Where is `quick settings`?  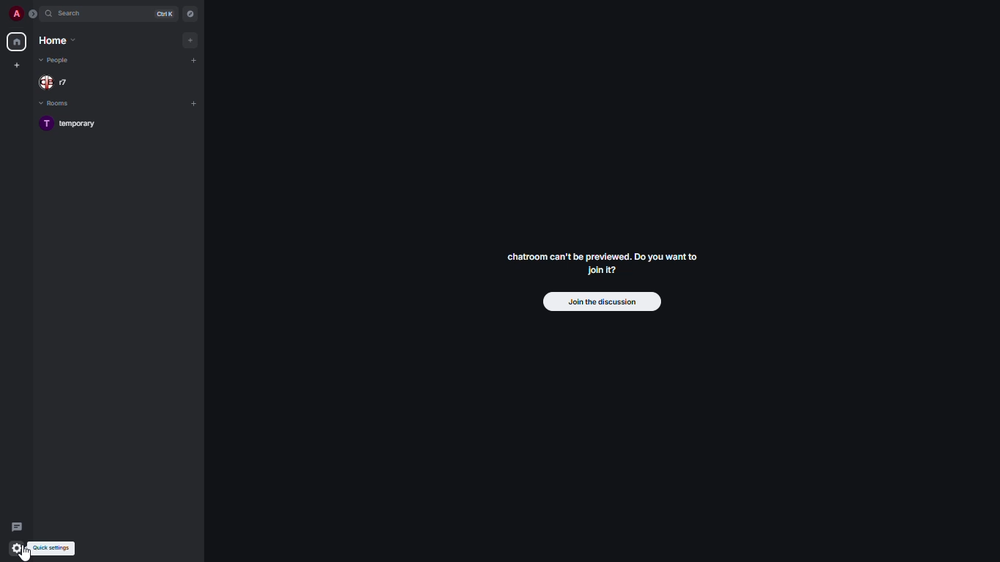
quick settings is located at coordinates (17, 549).